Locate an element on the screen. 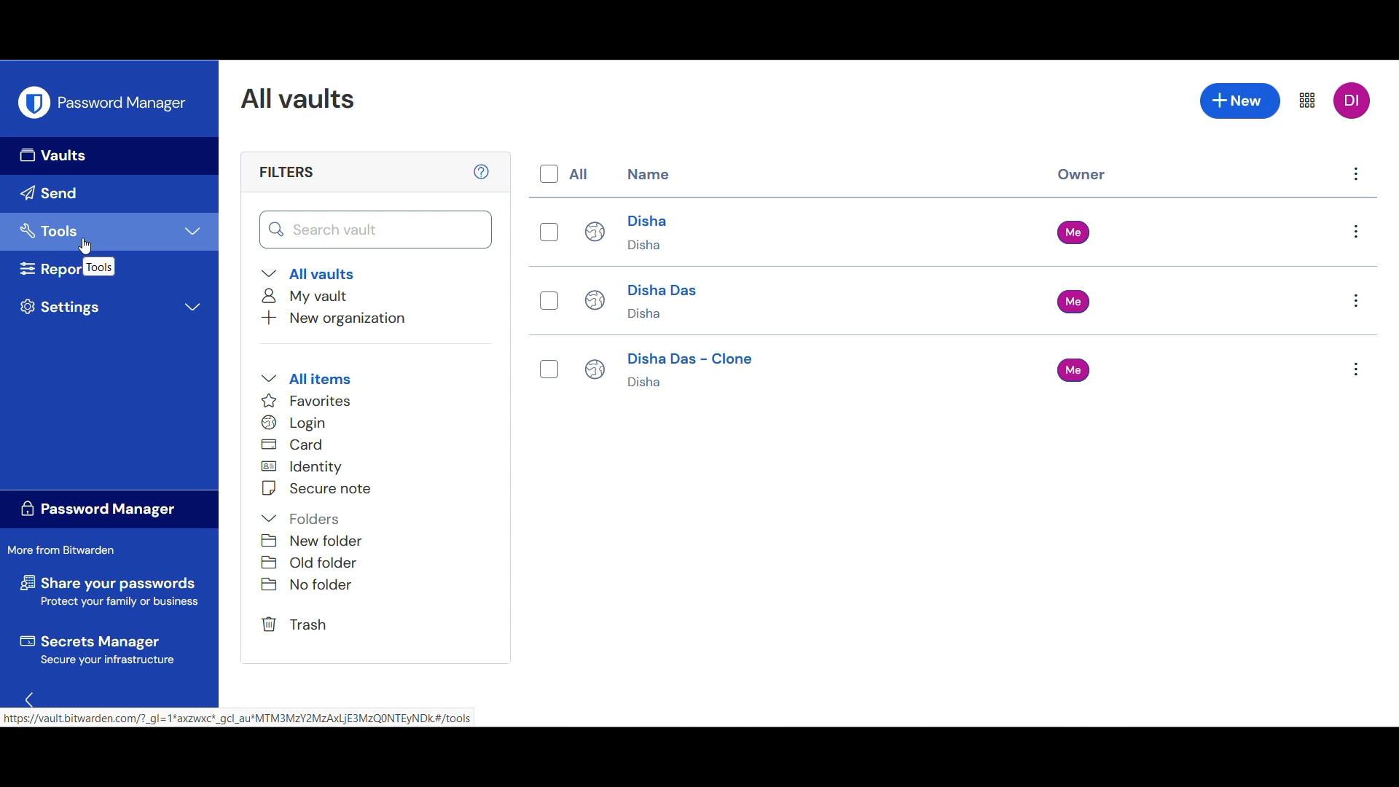 The width and height of the screenshot is (1399, 787). Page title - All vaults is located at coordinates (303, 99).